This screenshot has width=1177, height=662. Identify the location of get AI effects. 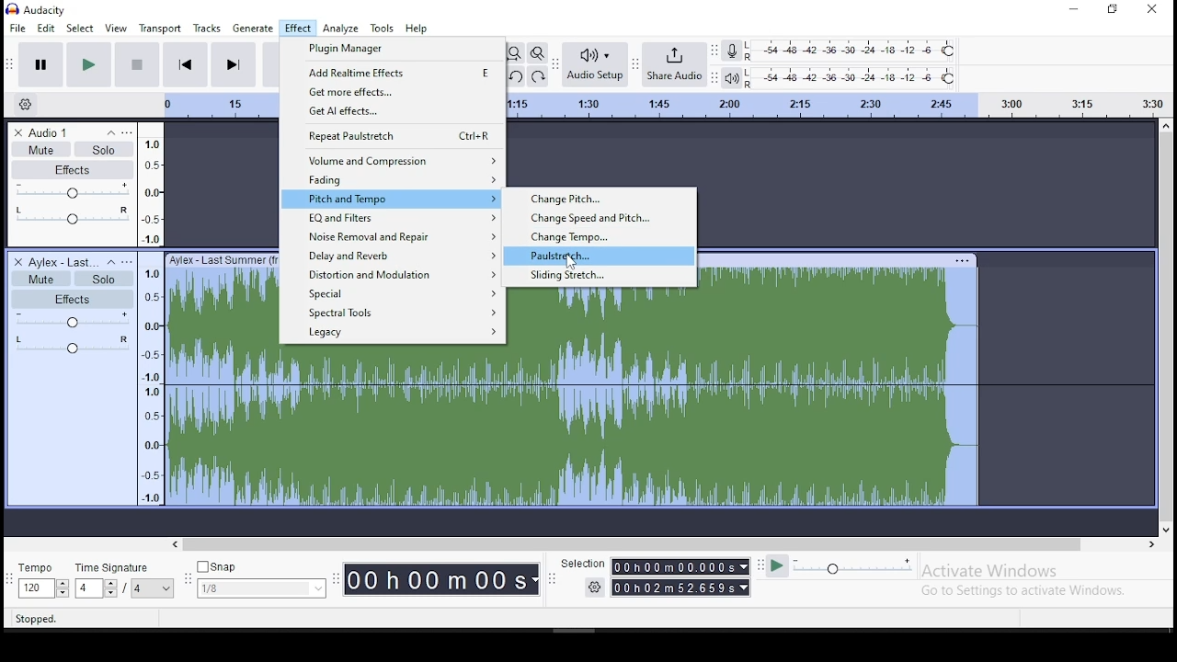
(394, 113).